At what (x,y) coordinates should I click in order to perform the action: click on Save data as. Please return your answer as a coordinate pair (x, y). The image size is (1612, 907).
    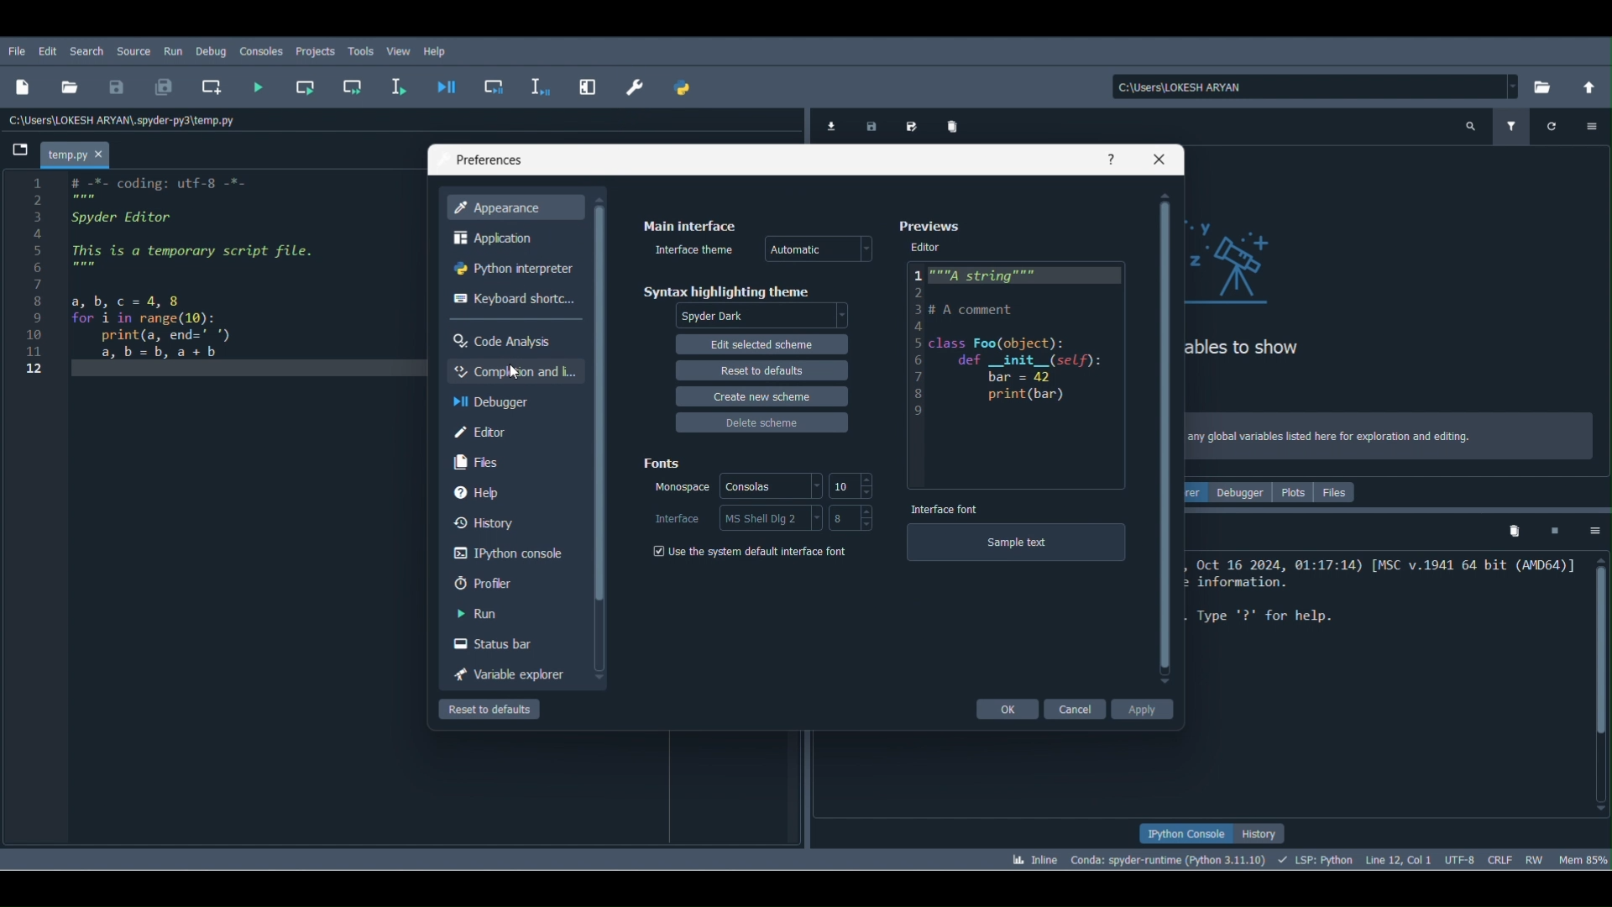
    Looking at the image, I should click on (913, 123).